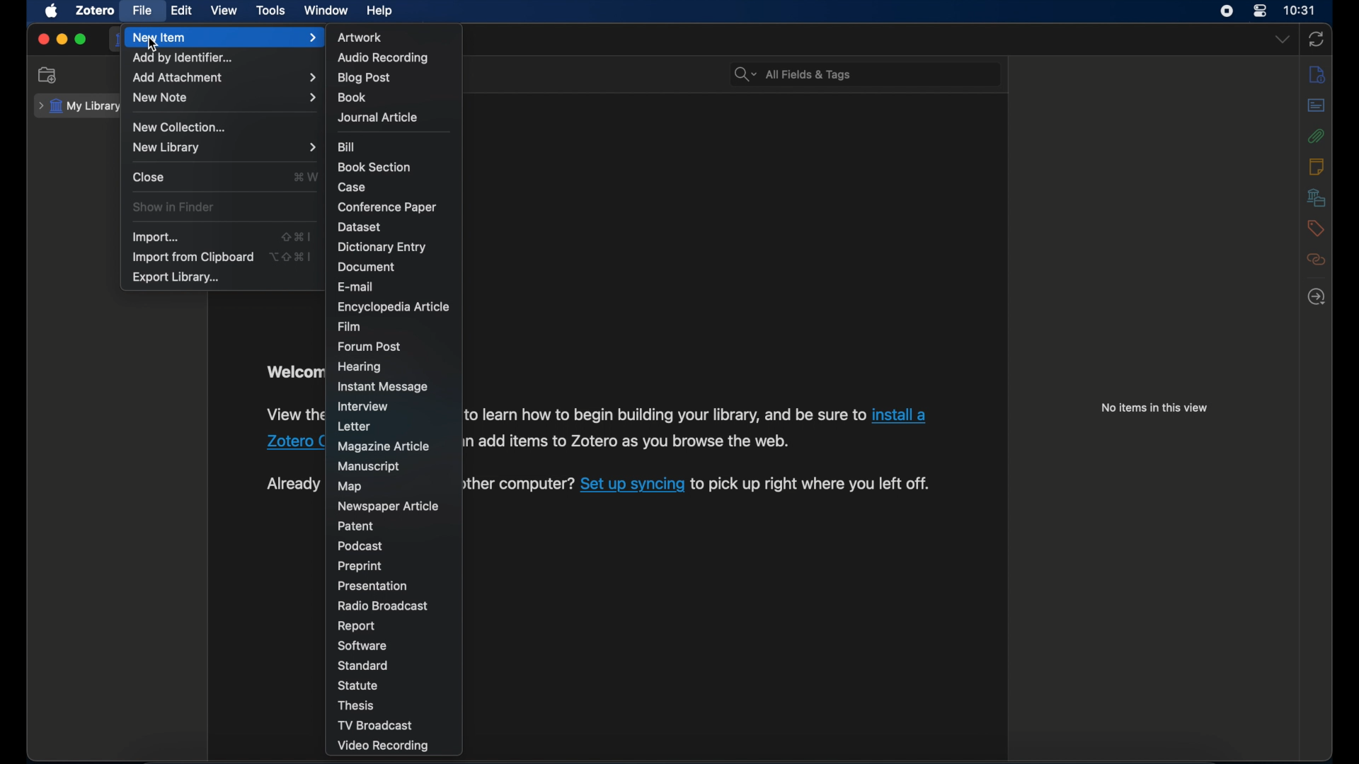 This screenshot has width=1359, height=764. Describe the element at coordinates (1317, 40) in the screenshot. I see `sync` at that location.